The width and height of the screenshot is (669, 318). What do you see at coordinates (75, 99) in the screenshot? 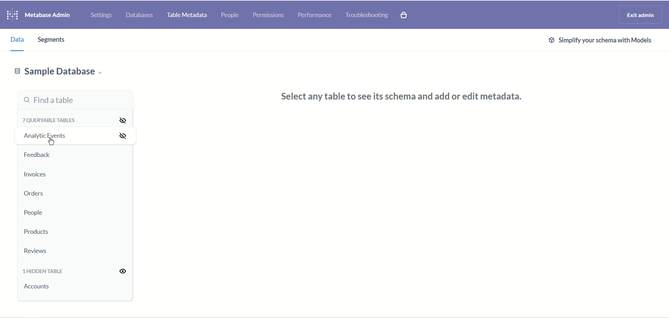
I see `find a table` at bounding box center [75, 99].